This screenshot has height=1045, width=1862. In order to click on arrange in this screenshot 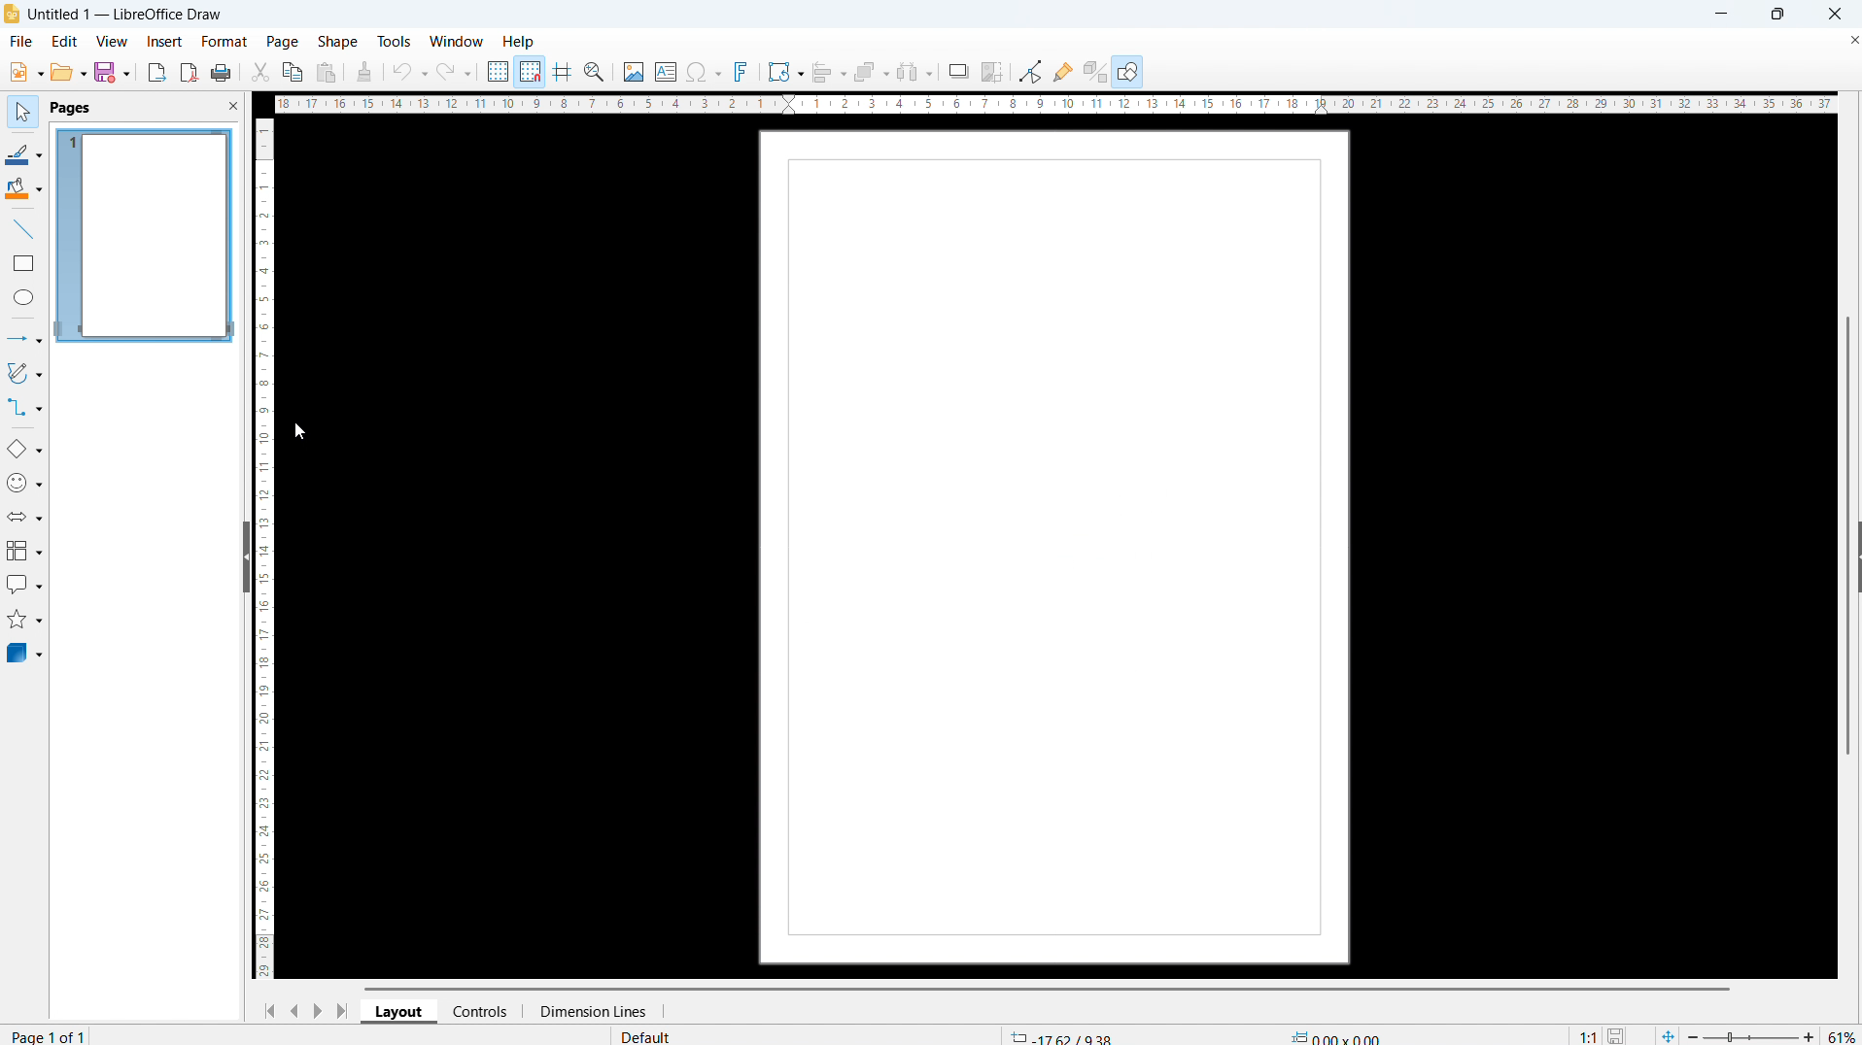, I will do `click(870, 72)`.